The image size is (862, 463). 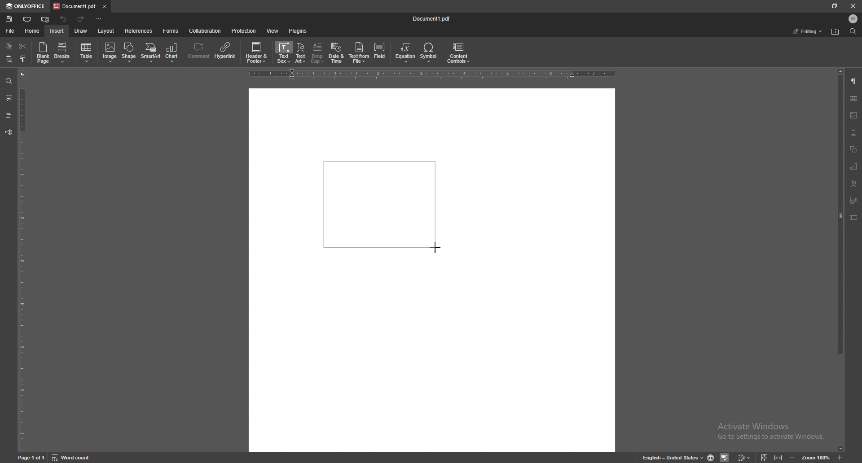 What do you see at coordinates (835, 32) in the screenshot?
I see `find in folder` at bounding box center [835, 32].